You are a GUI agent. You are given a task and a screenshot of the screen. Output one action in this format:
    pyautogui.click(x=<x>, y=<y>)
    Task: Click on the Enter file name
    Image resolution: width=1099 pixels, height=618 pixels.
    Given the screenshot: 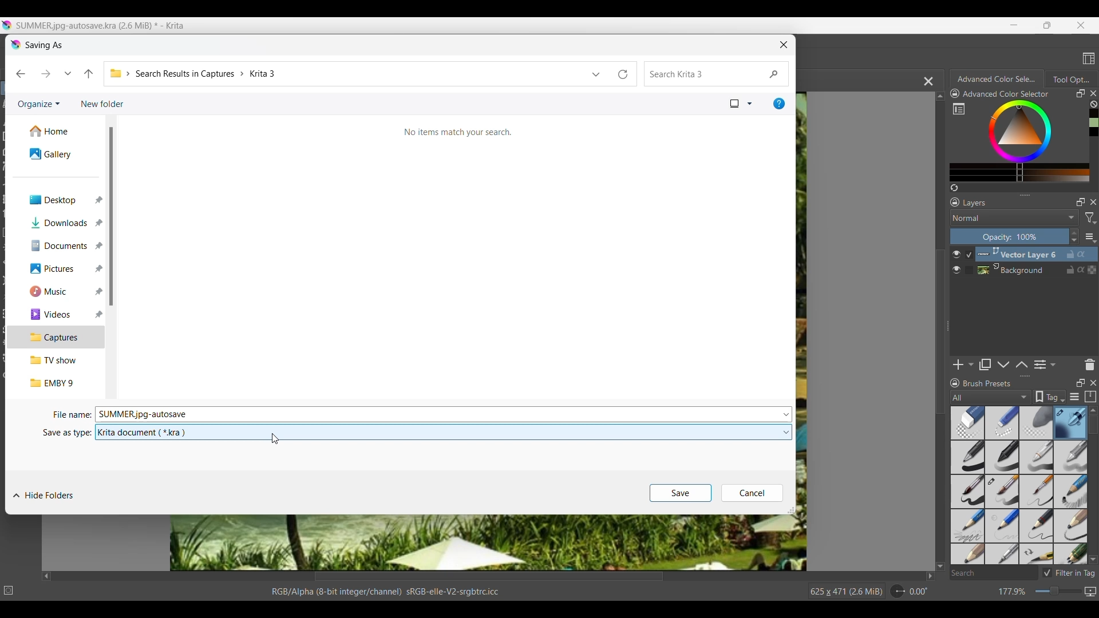 What is the action you would take?
    pyautogui.click(x=437, y=414)
    